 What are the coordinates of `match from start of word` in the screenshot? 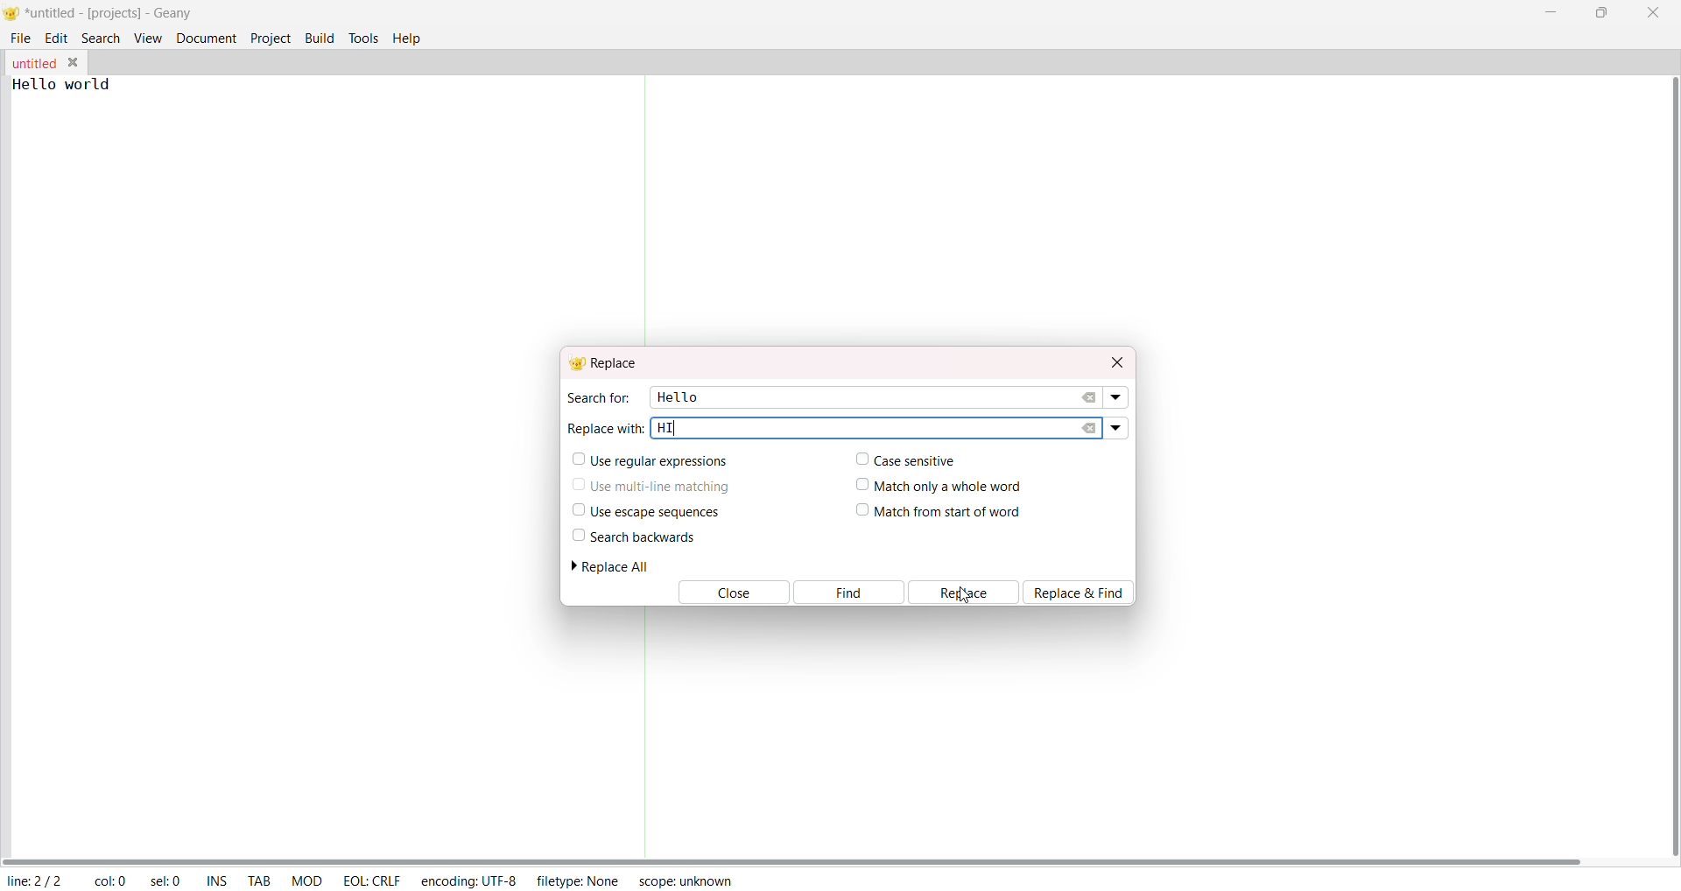 It's located at (939, 513).